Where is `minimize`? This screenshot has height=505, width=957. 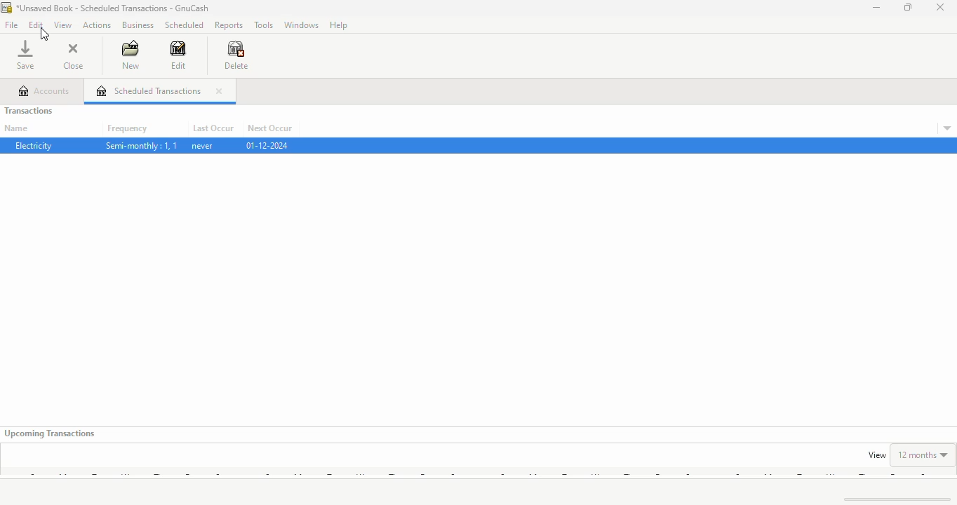
minimize is located at coordinates (876, 7).